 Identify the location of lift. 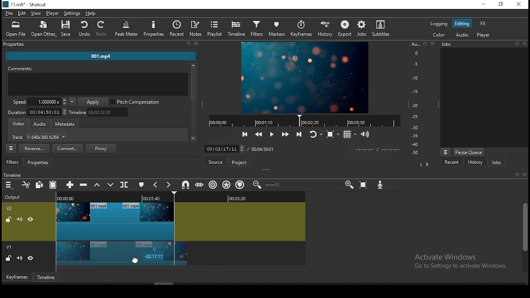
(96, 185).